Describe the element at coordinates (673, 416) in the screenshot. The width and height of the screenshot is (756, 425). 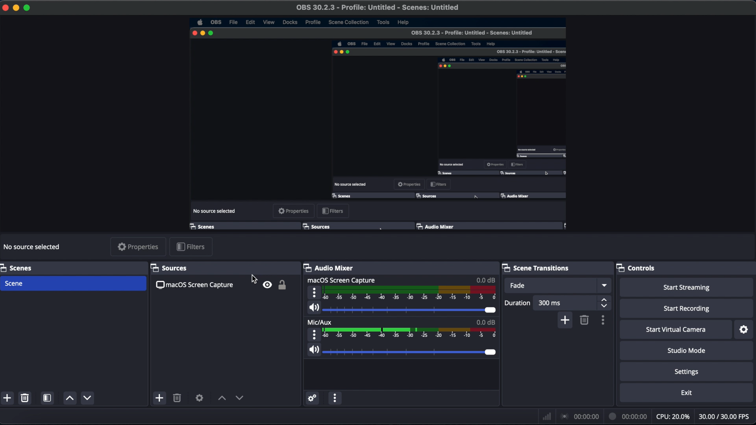
I see `CPU usage` at that location.